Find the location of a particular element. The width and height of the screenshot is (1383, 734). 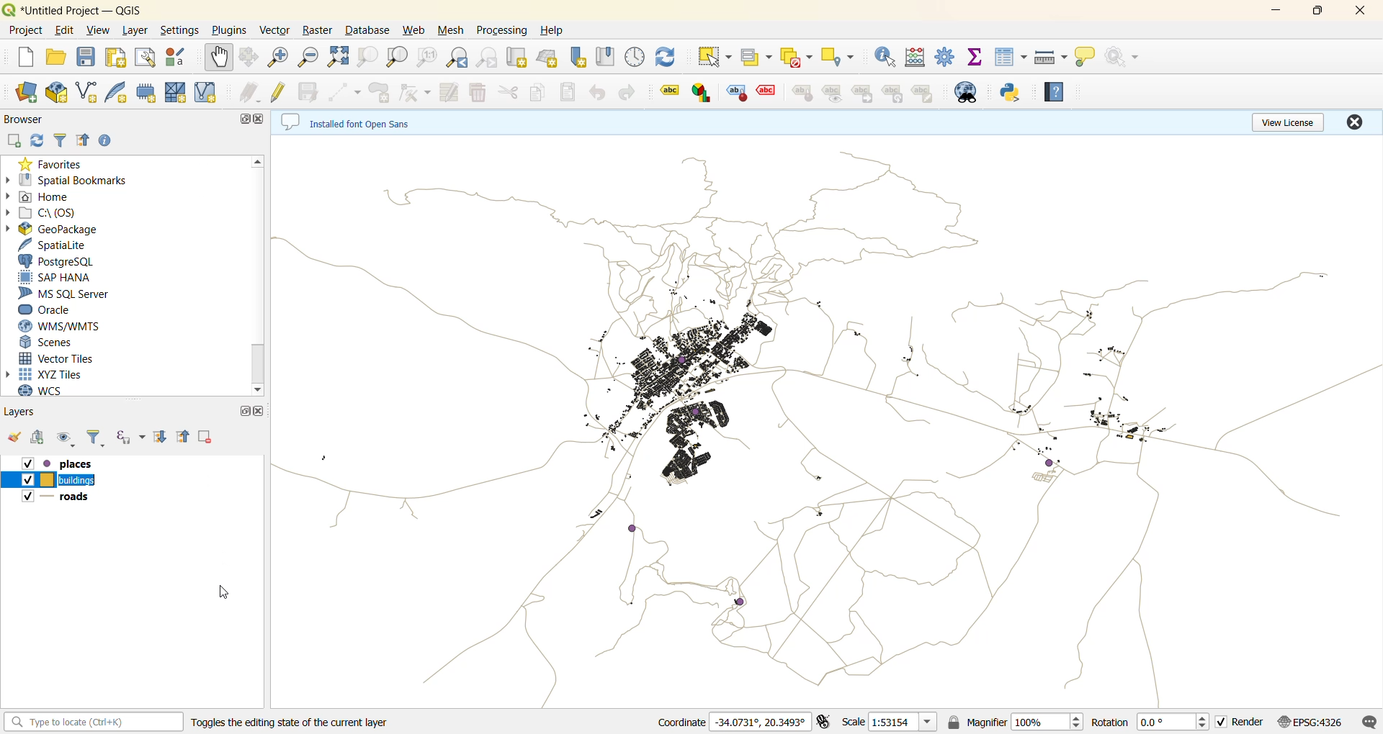

add is located at coordinates (41, 439).